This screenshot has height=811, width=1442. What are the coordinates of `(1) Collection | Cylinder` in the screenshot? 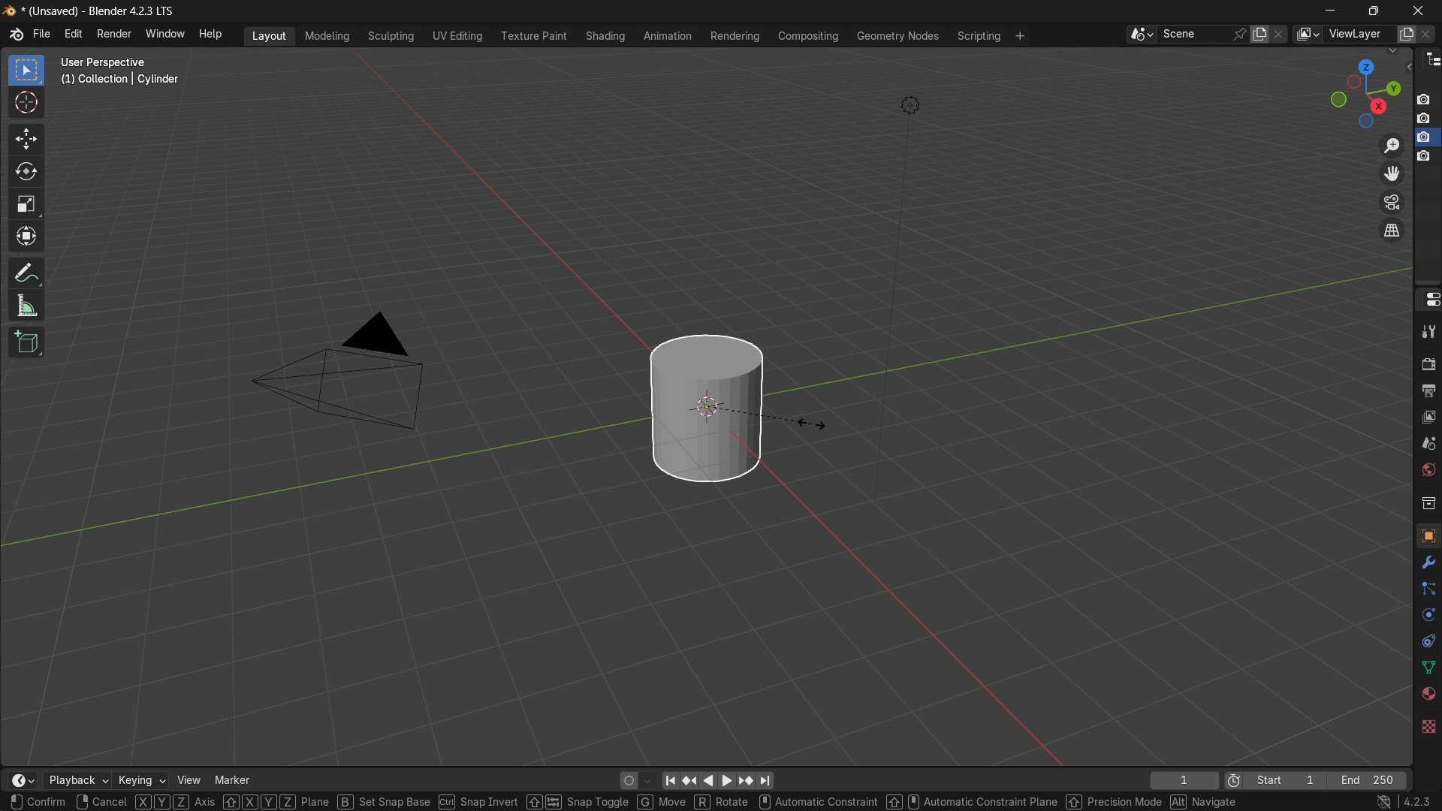 It's located at (120, 80).